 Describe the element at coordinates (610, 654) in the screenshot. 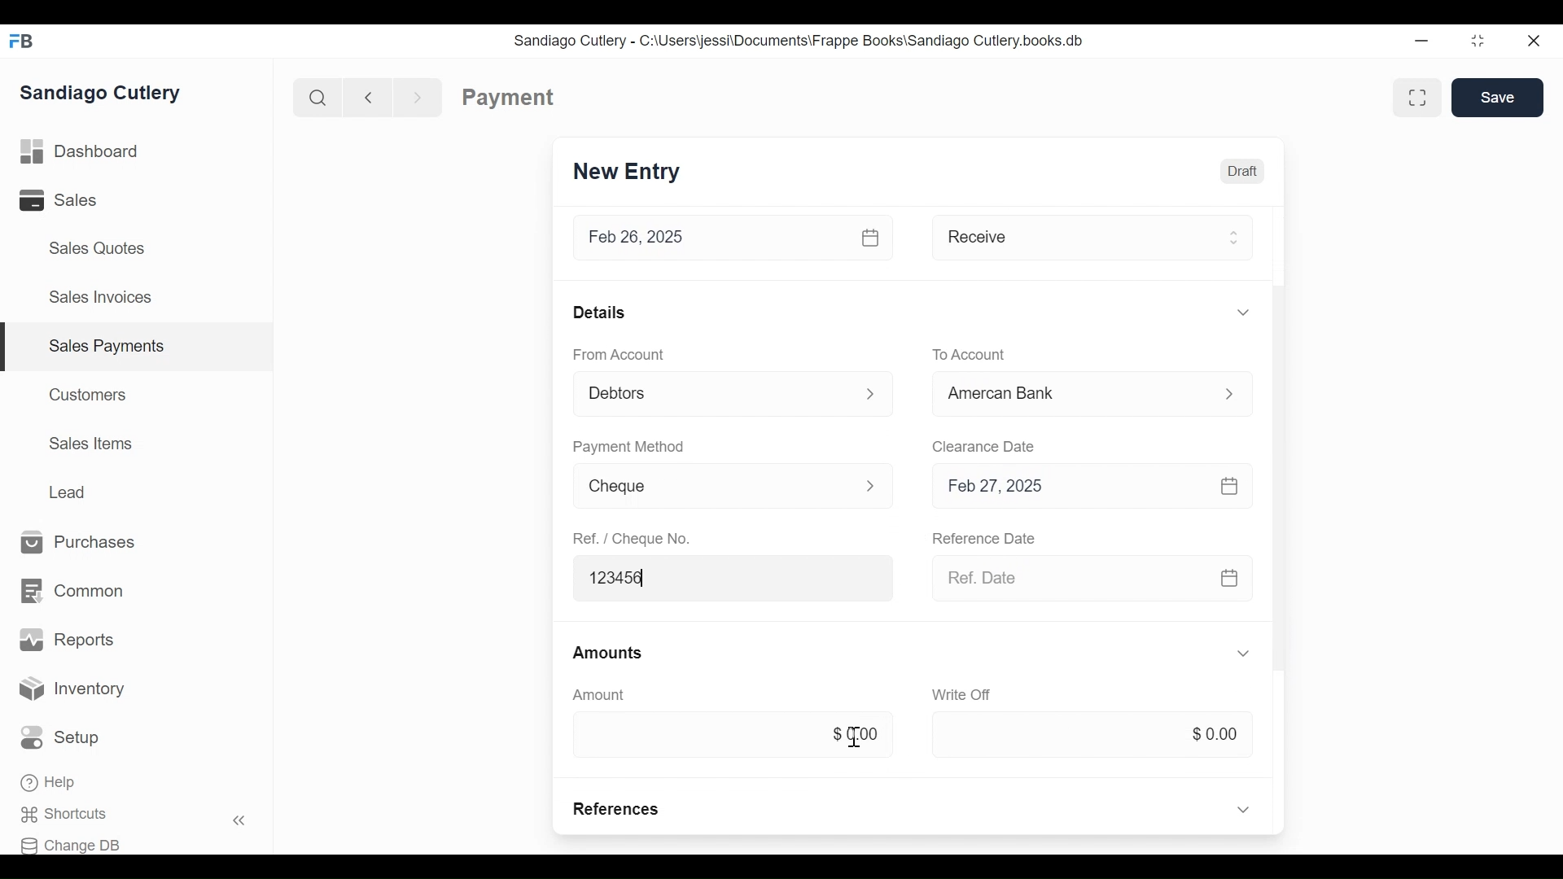

I see `Amounts` at that location.